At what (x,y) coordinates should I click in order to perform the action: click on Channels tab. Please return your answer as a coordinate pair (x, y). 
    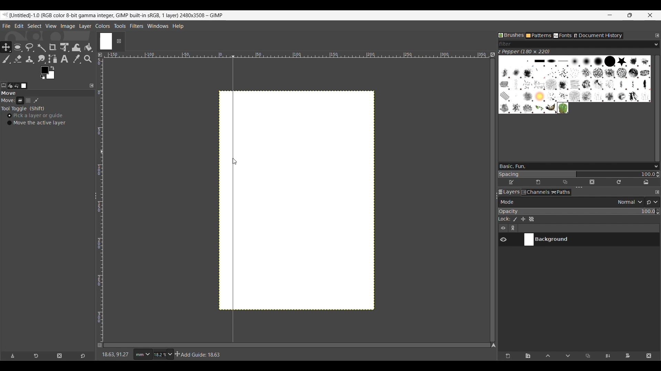
    Looking at the image, I should click on (536, 192).